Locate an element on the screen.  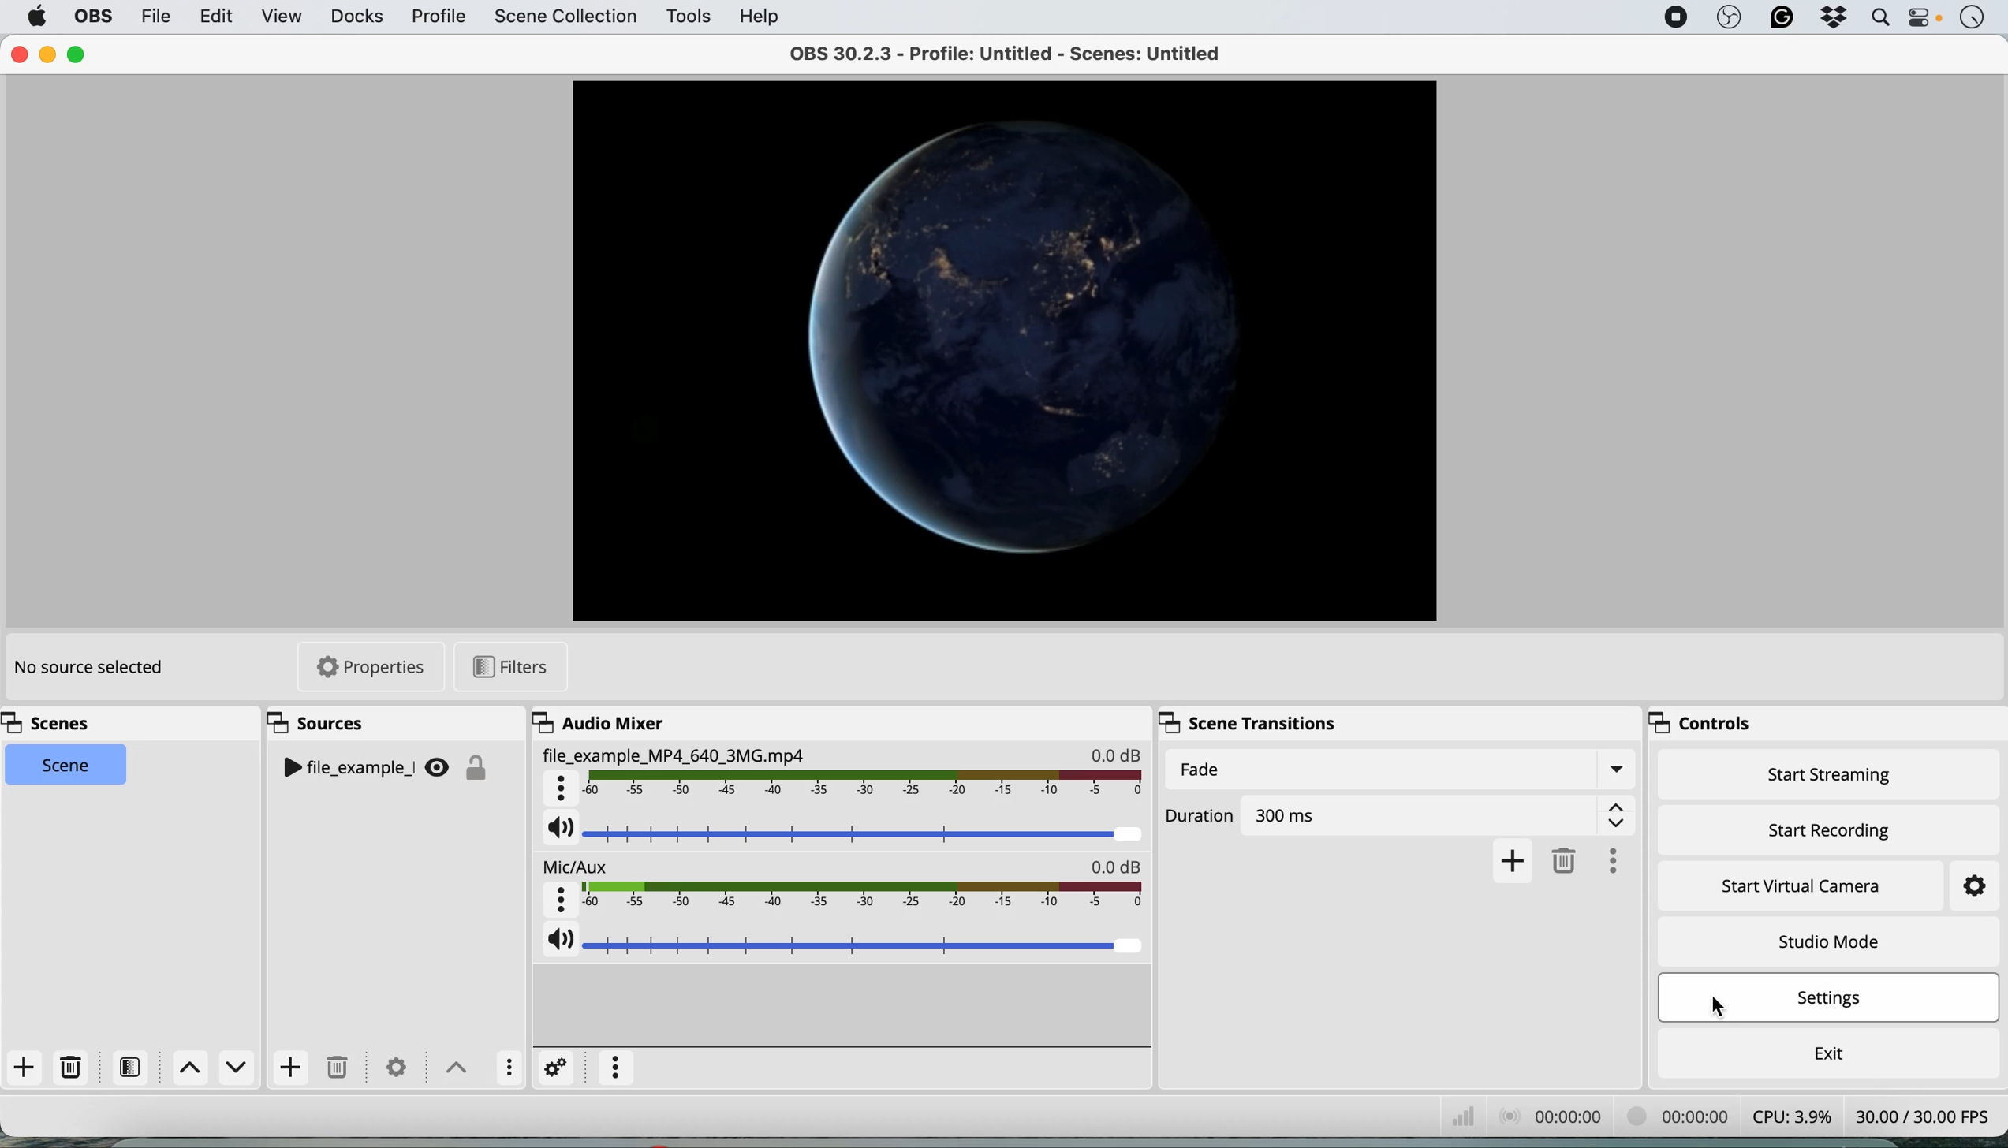
tools is located at coordinates (687, 17).